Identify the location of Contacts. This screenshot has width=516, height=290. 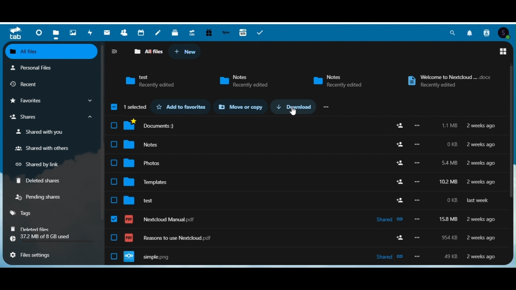
(125, 33).